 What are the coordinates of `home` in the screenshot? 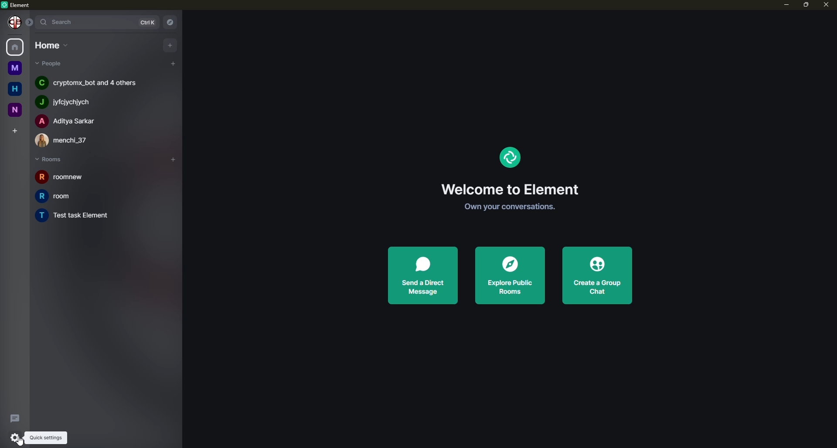 It's located at (16, 46).